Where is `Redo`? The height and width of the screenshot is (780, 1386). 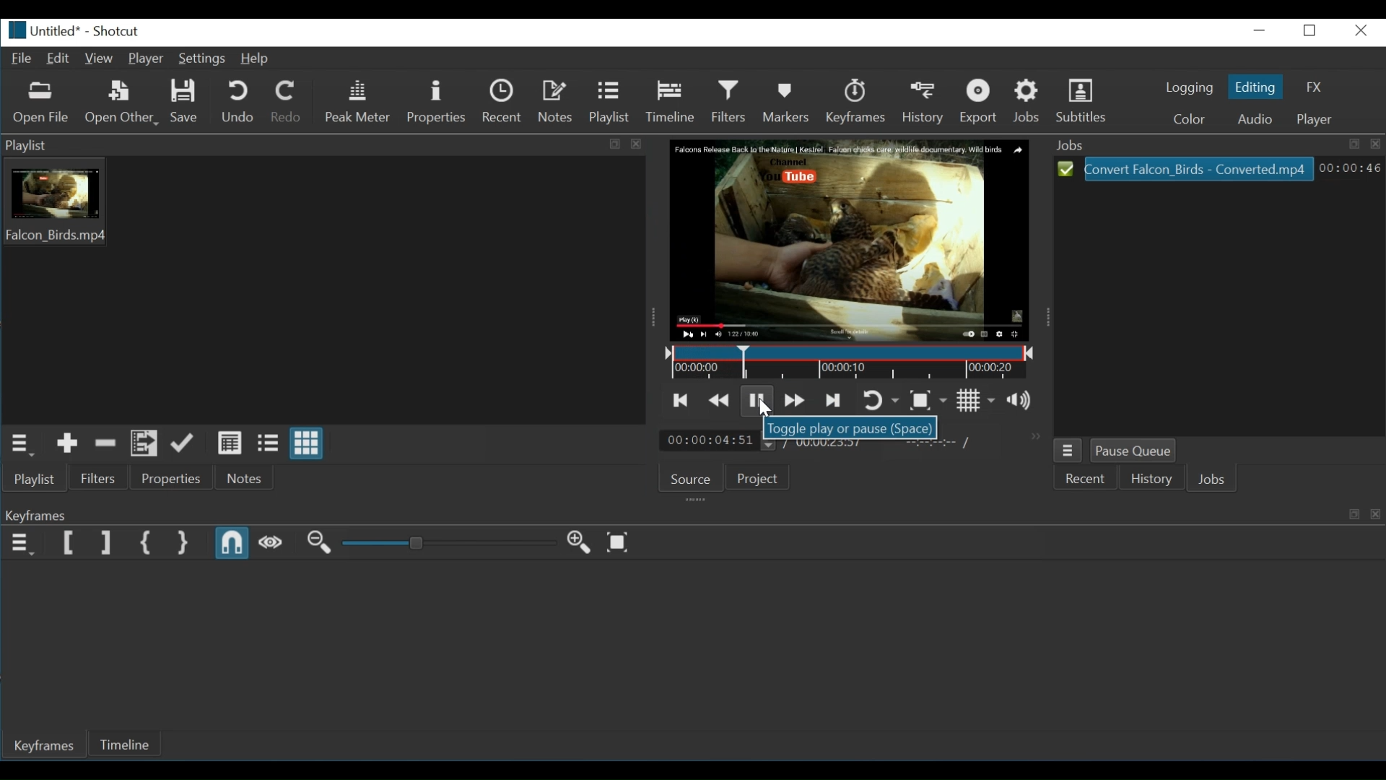 Redo is located at coordinates (287, 100).